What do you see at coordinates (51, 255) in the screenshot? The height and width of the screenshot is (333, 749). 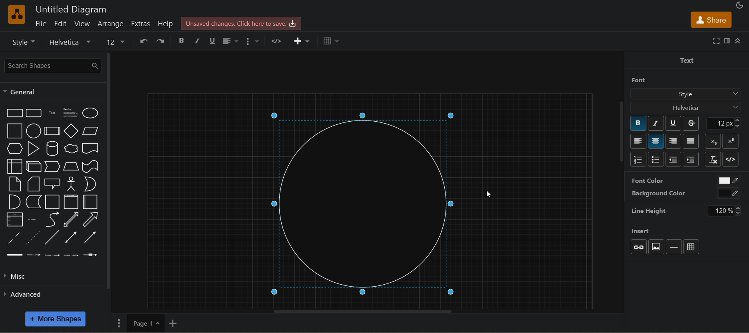 I see `Connector 3` at bounding box center [51, 255].